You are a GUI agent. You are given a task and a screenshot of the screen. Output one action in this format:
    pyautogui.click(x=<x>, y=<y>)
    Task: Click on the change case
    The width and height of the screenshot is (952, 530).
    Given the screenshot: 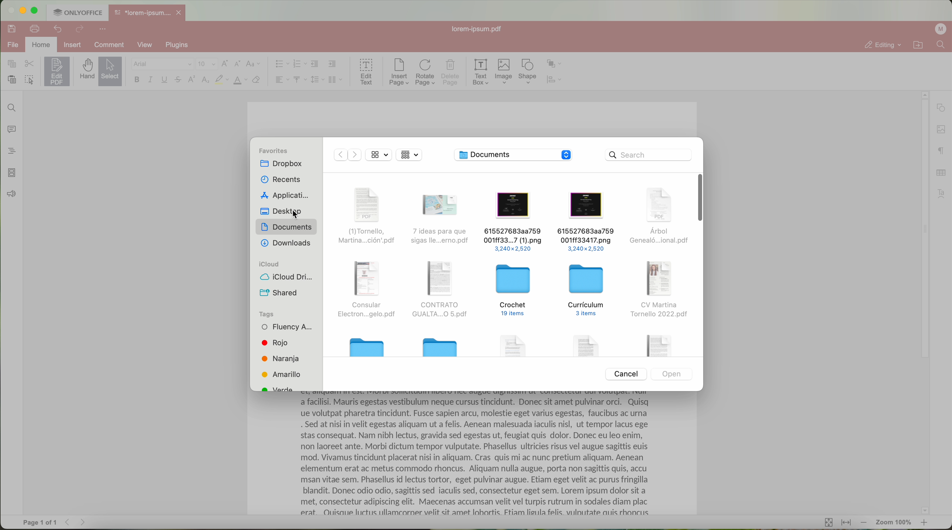 What is the action you would take?
    pyautogui.click(x=252, y=64)
    